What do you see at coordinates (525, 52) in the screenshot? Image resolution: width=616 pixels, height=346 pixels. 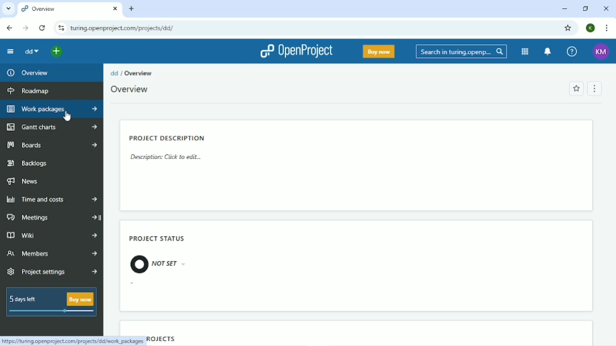 I see `Modules` at bounding box center [525, 52].